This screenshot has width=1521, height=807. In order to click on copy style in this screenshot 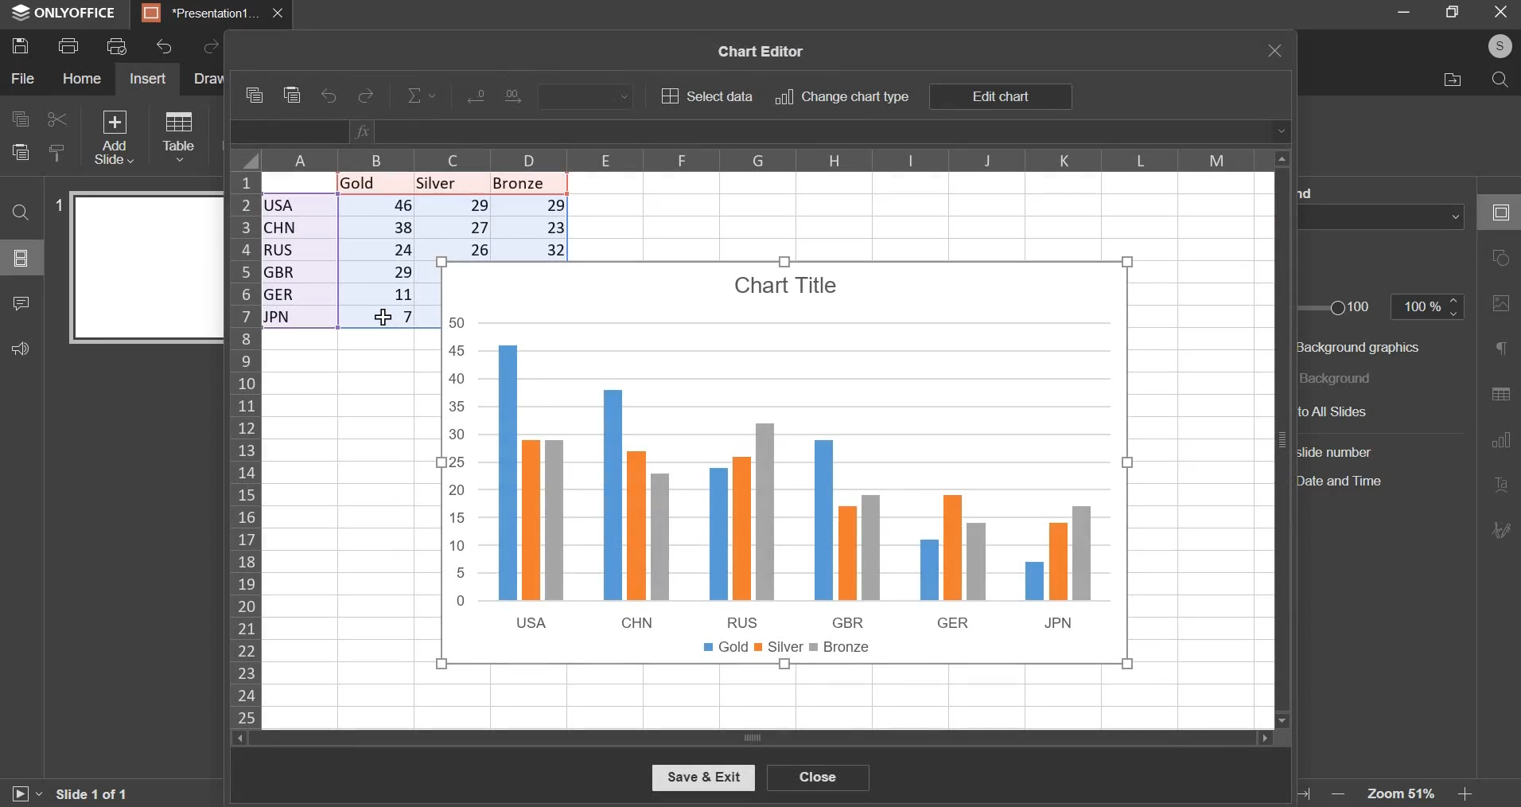, I will do `click(57, 151)`.